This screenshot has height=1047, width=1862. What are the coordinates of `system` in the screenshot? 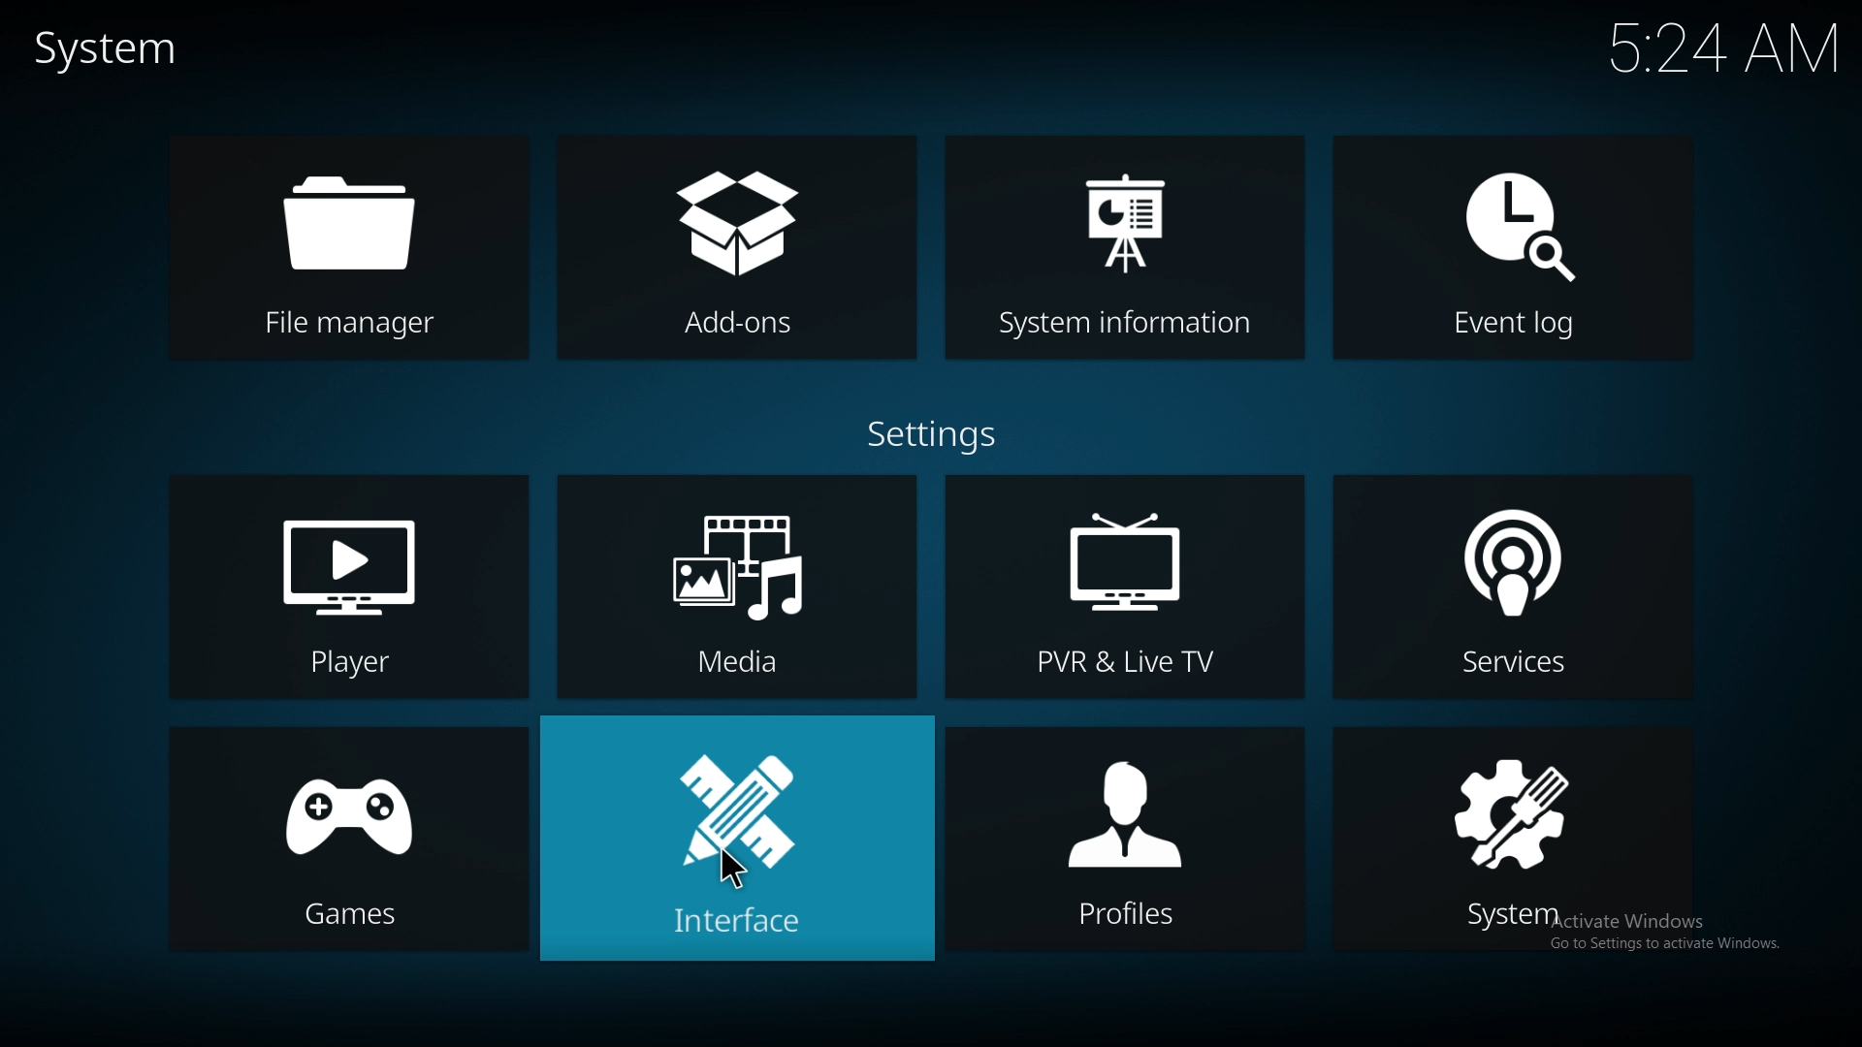 It's located at (1525, 839).